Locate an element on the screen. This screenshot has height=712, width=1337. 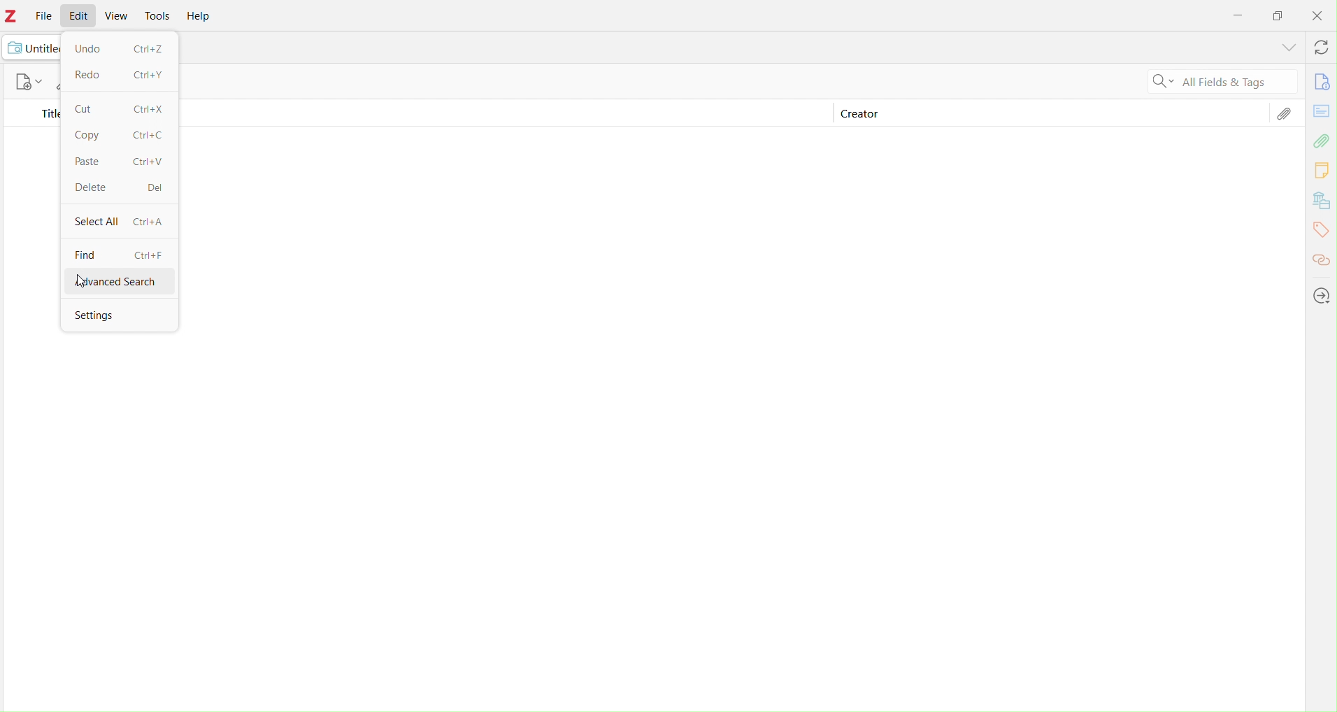
Links is located at coordinates (1322, 256).